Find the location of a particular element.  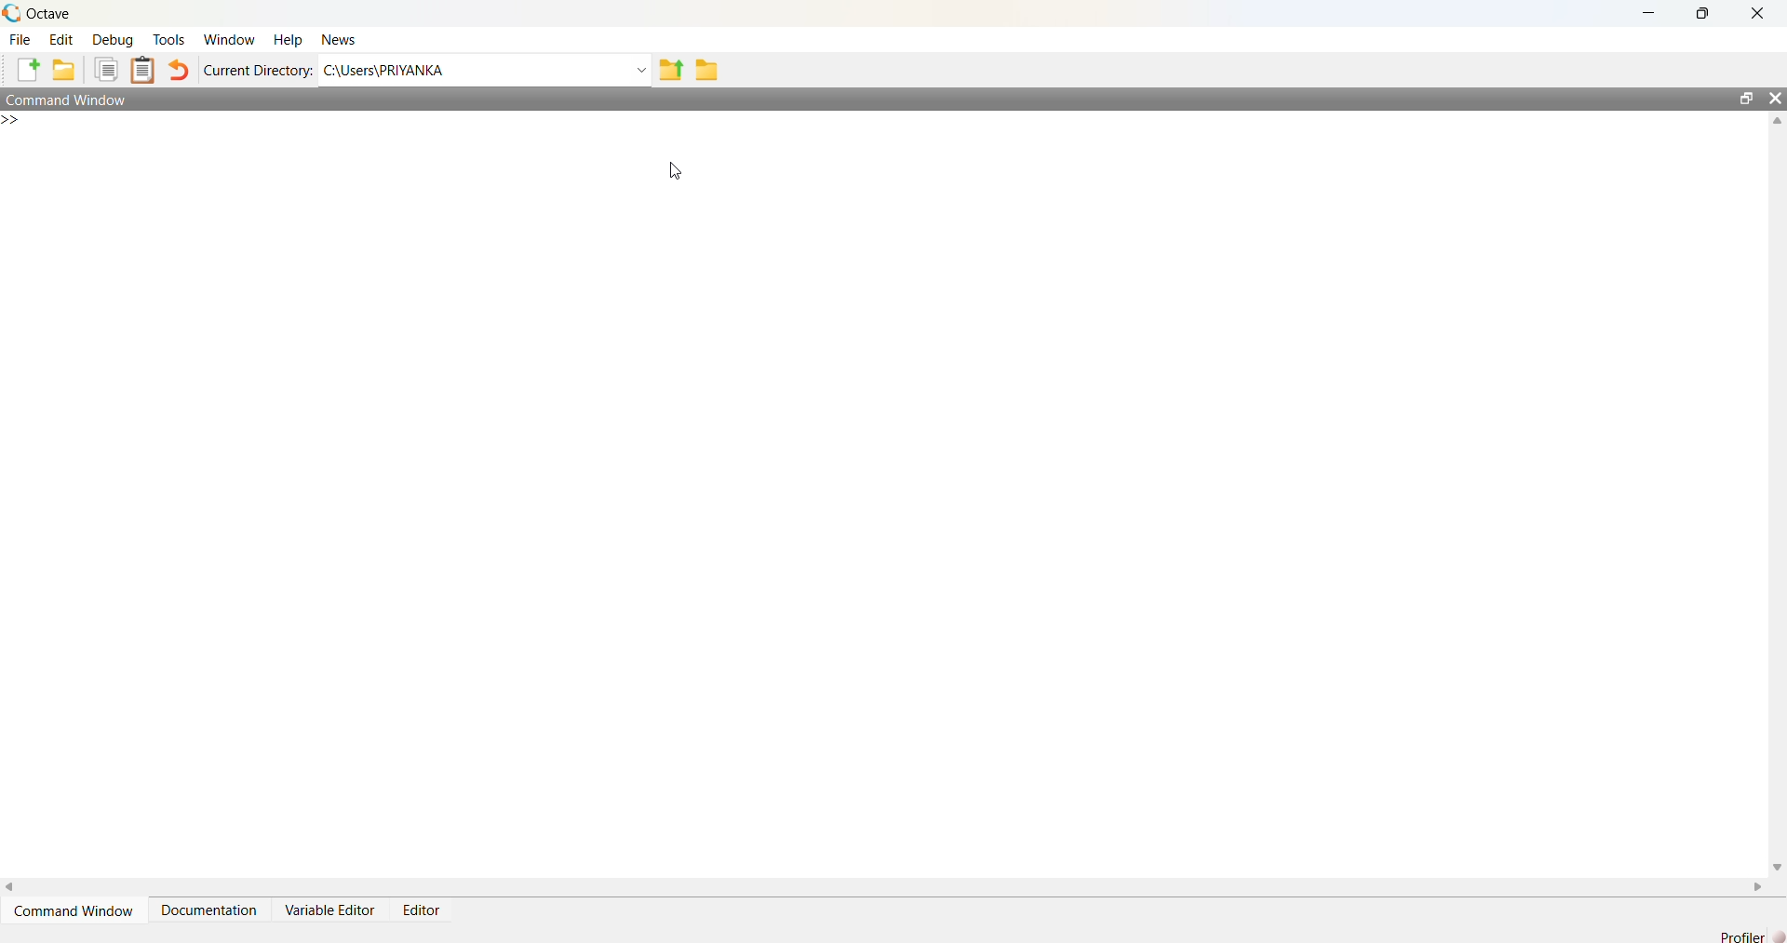

Help is located at coordinates (285, 40).